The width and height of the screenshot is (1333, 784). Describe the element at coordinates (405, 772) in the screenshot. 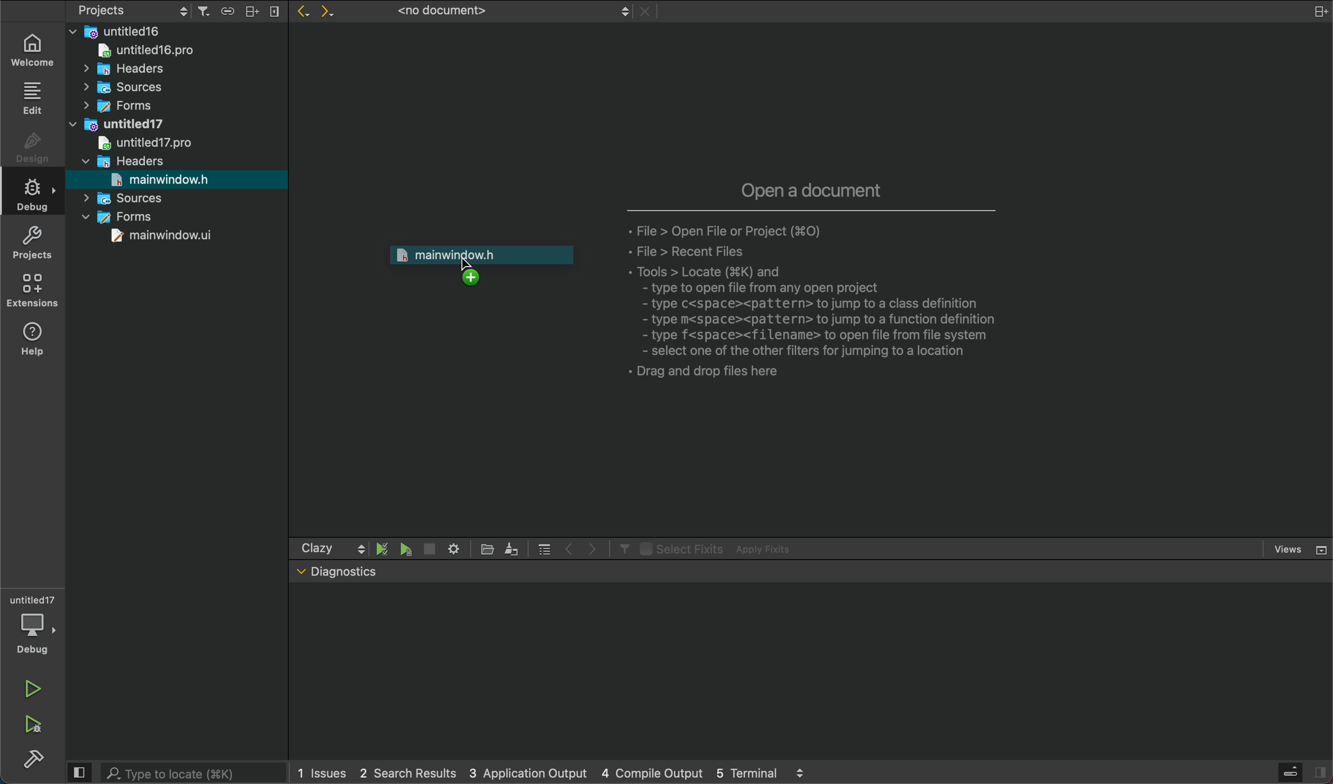

I see `2 Search Results` at that location.